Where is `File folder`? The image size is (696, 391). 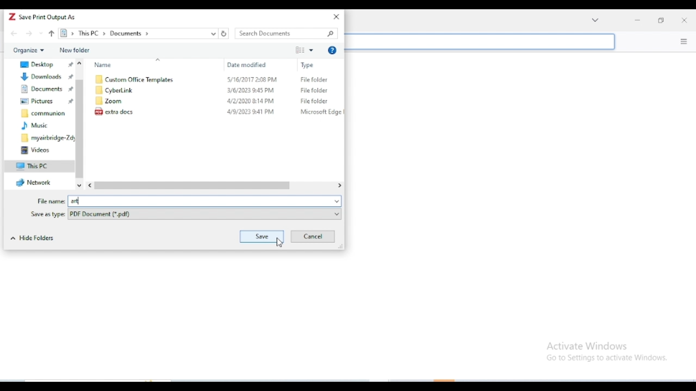 File folder is located at coordinates (316, 80).